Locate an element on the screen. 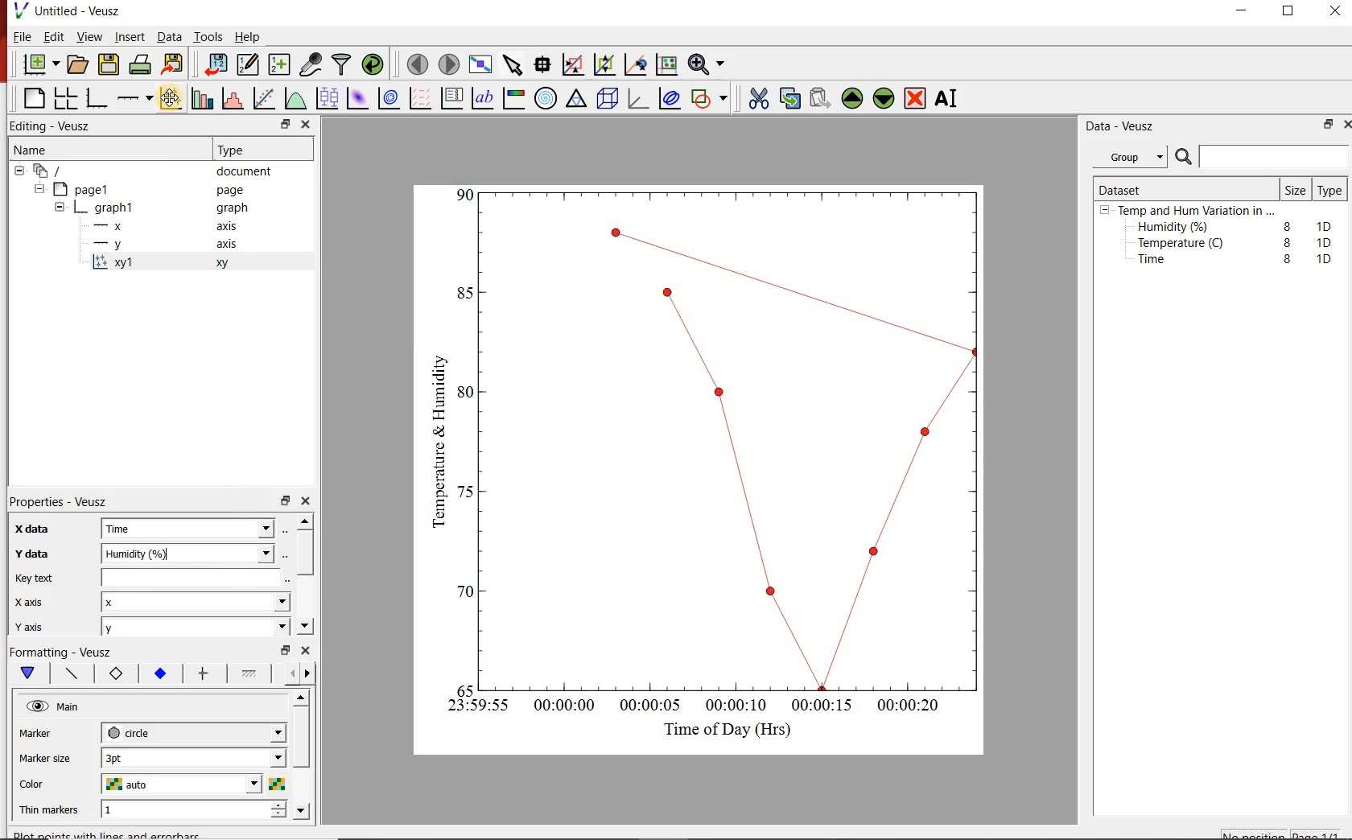  x is located at coordinates (116, 226).